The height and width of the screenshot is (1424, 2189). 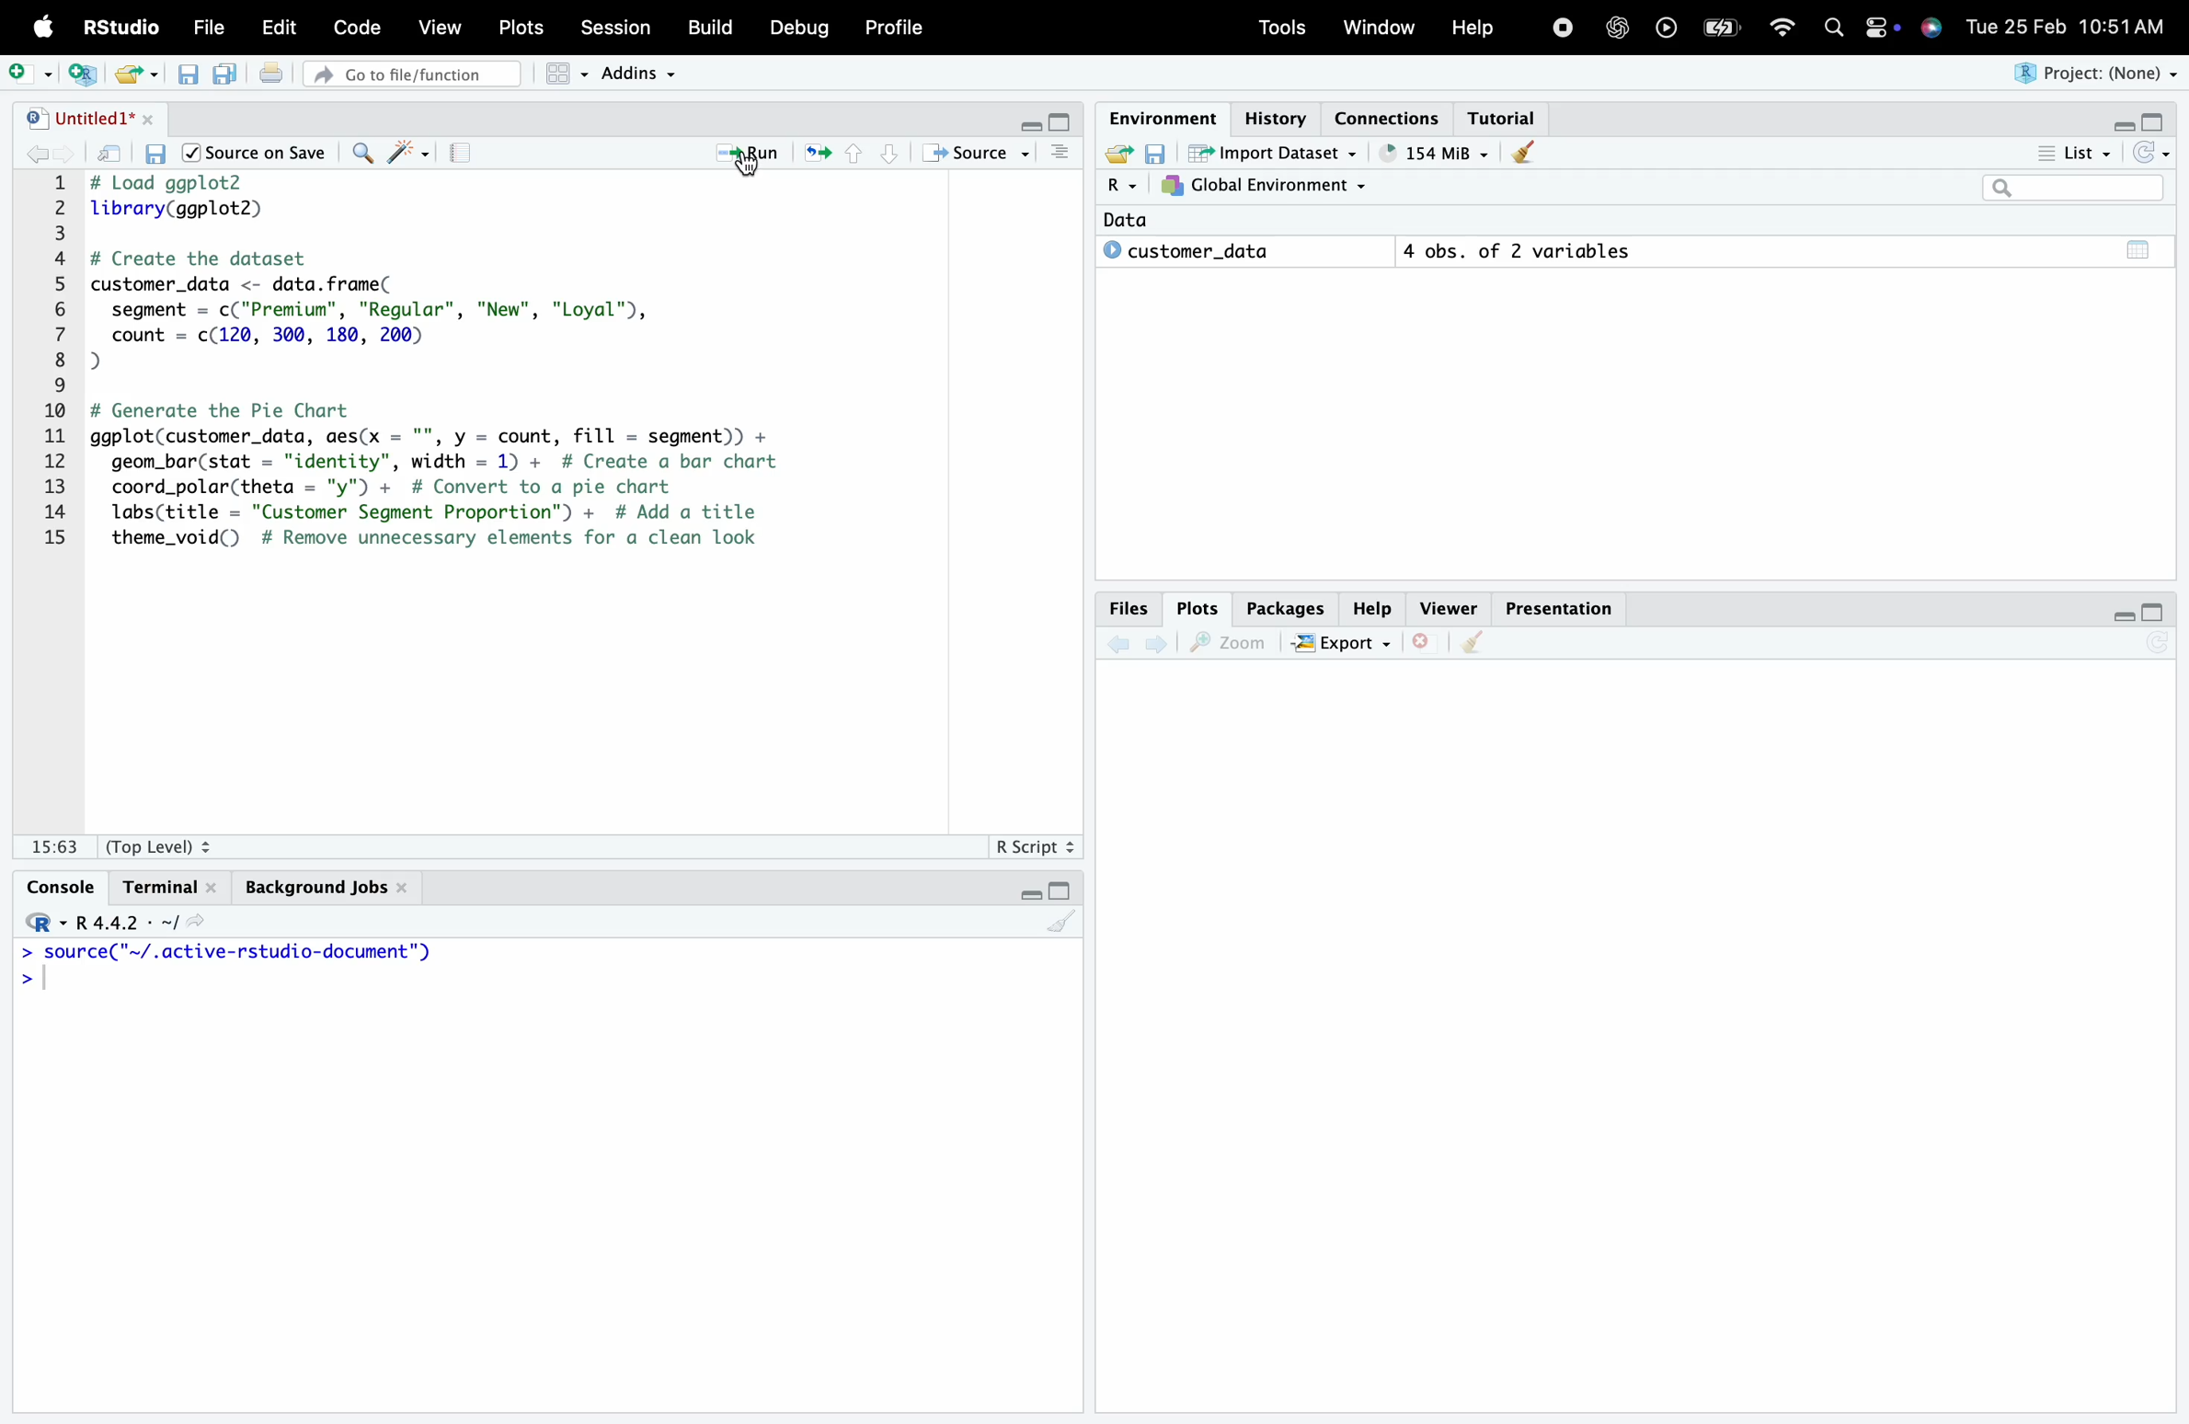 I want to click on RStudio, so click(x=118, y=26).